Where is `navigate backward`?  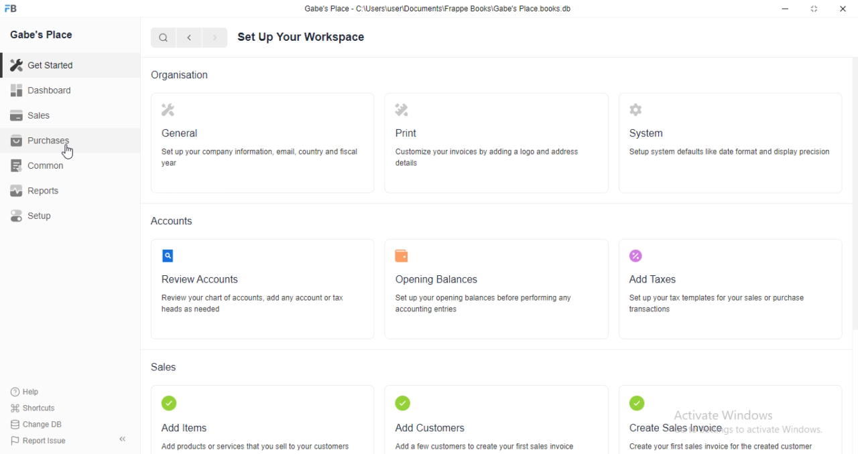
navigate backward is located at coordinates (192, 39).